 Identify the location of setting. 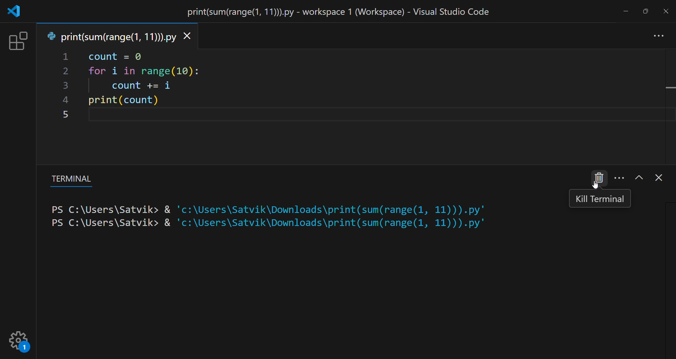
(19, 342).